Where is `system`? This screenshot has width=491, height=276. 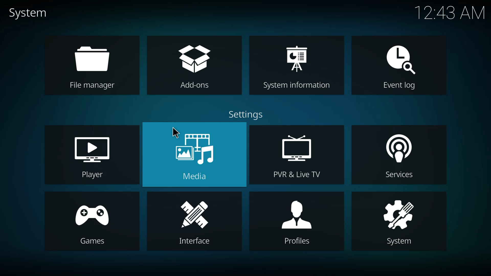 system is located at coordinates (398, 220).